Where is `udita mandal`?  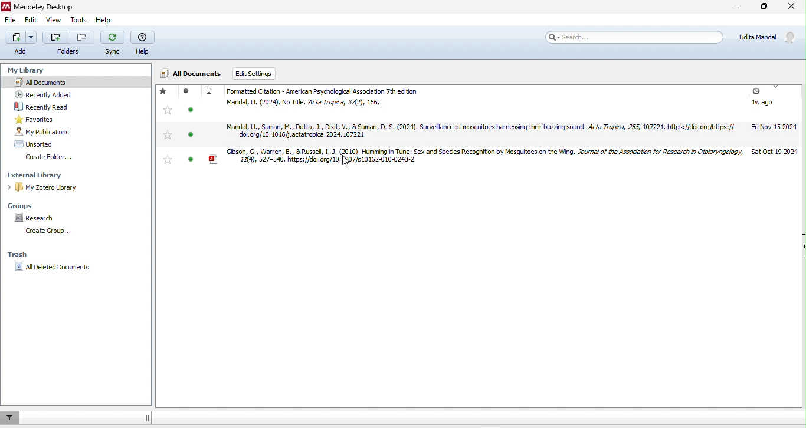
udita mandal is located at coordinates (770, 38).